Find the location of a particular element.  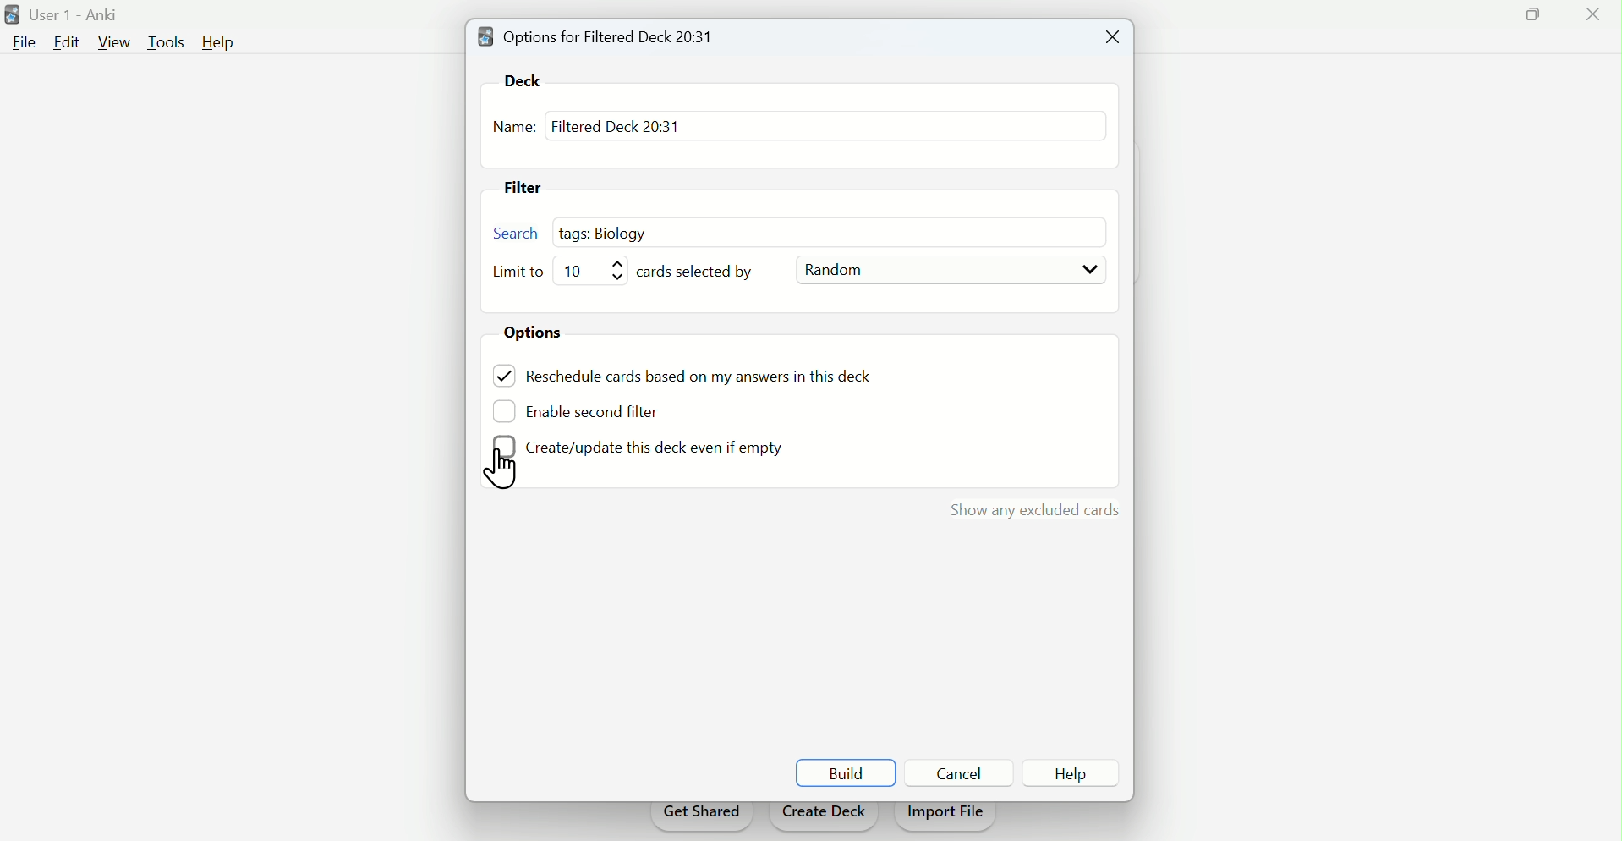

 build Build is located at coordinates (846, 773).